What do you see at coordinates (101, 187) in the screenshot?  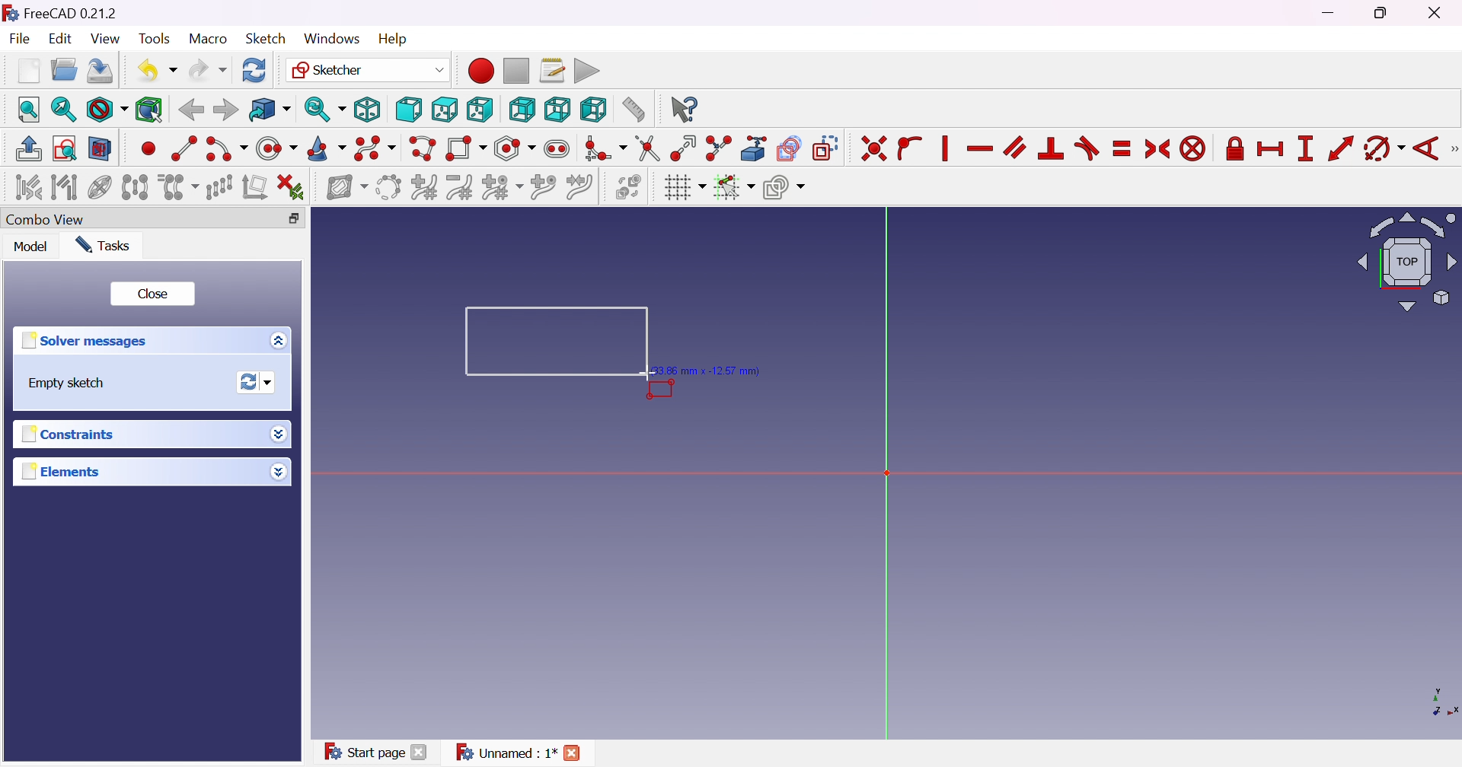 I see `Show/hide internal geometry` at bounding box center [101, 187].